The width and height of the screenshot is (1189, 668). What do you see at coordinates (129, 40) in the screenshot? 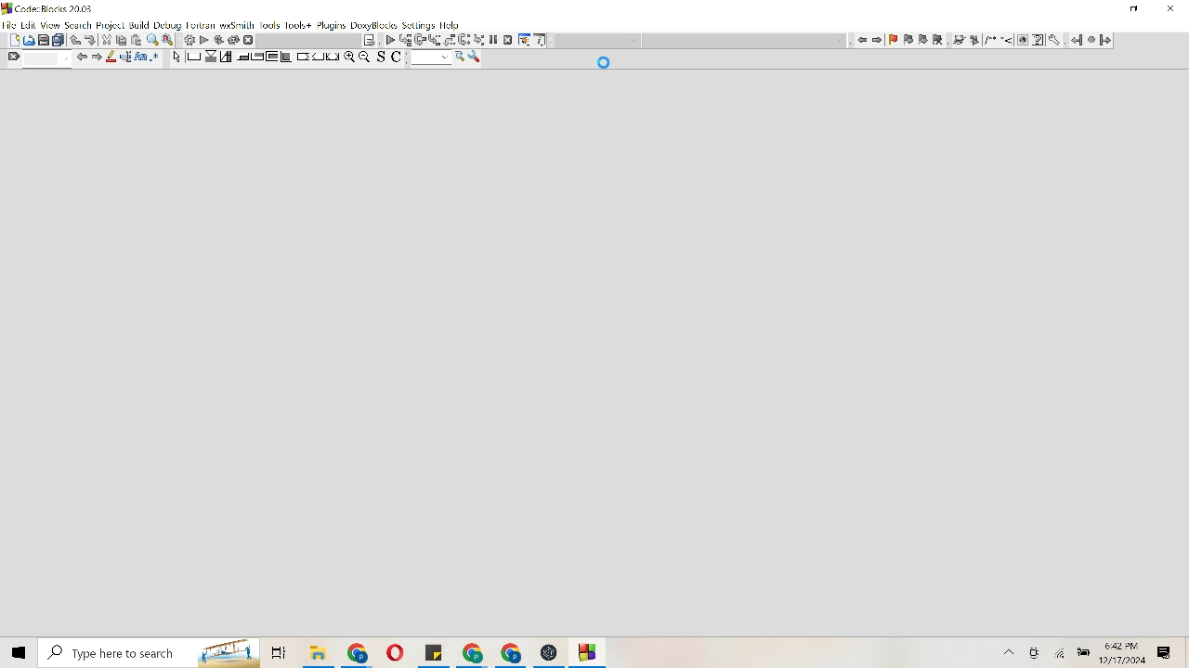
I see `Cut` at bounding box center [129, 40].